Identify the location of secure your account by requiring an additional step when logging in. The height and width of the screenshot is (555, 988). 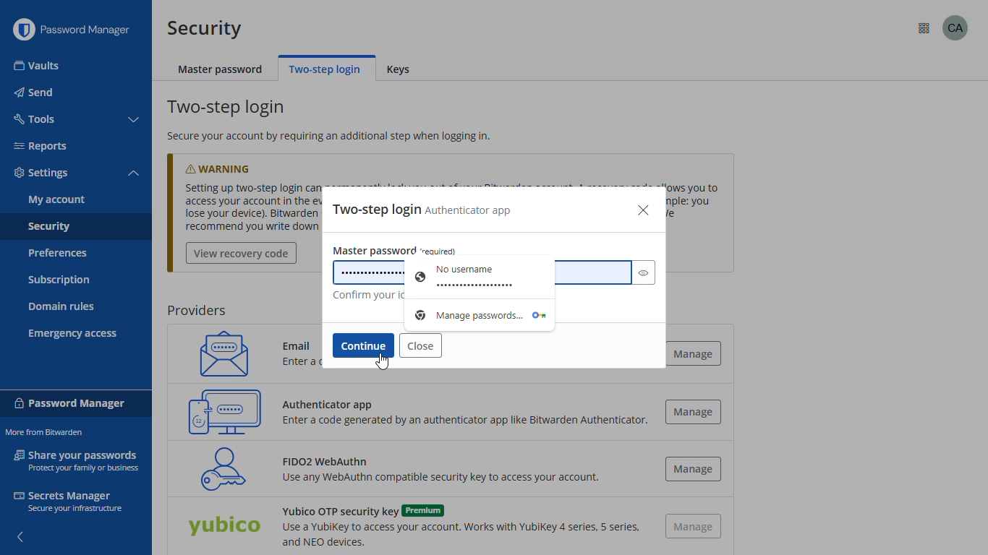
(331, 138).